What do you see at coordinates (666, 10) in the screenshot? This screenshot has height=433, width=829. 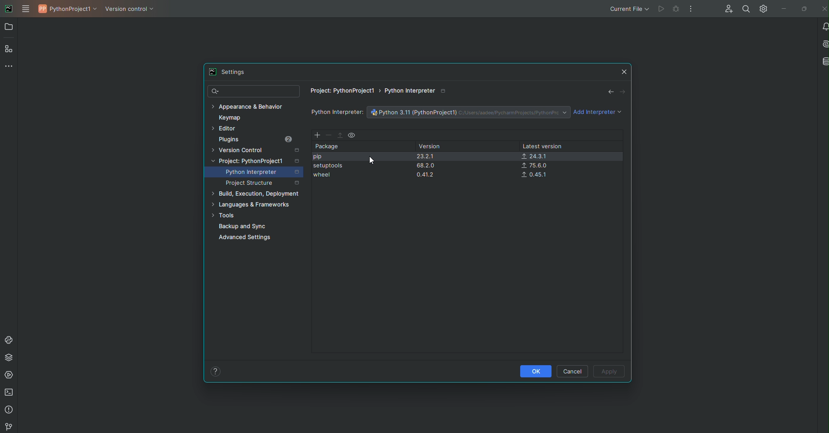 I see `Cannot run file` at bounding box center [666, 10].